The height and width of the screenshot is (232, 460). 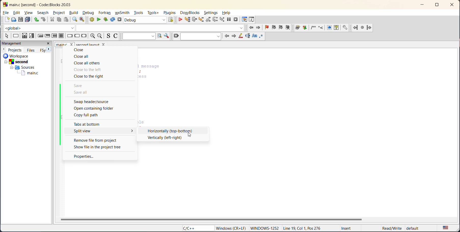 What do you see at coordinates (187, 20) in the screenshot?
I see `run to cursor` at bounding box center [187, 20].